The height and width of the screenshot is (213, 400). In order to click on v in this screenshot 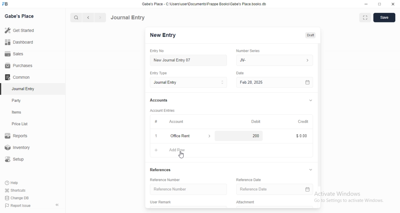, I will do `click(312, 169)`.